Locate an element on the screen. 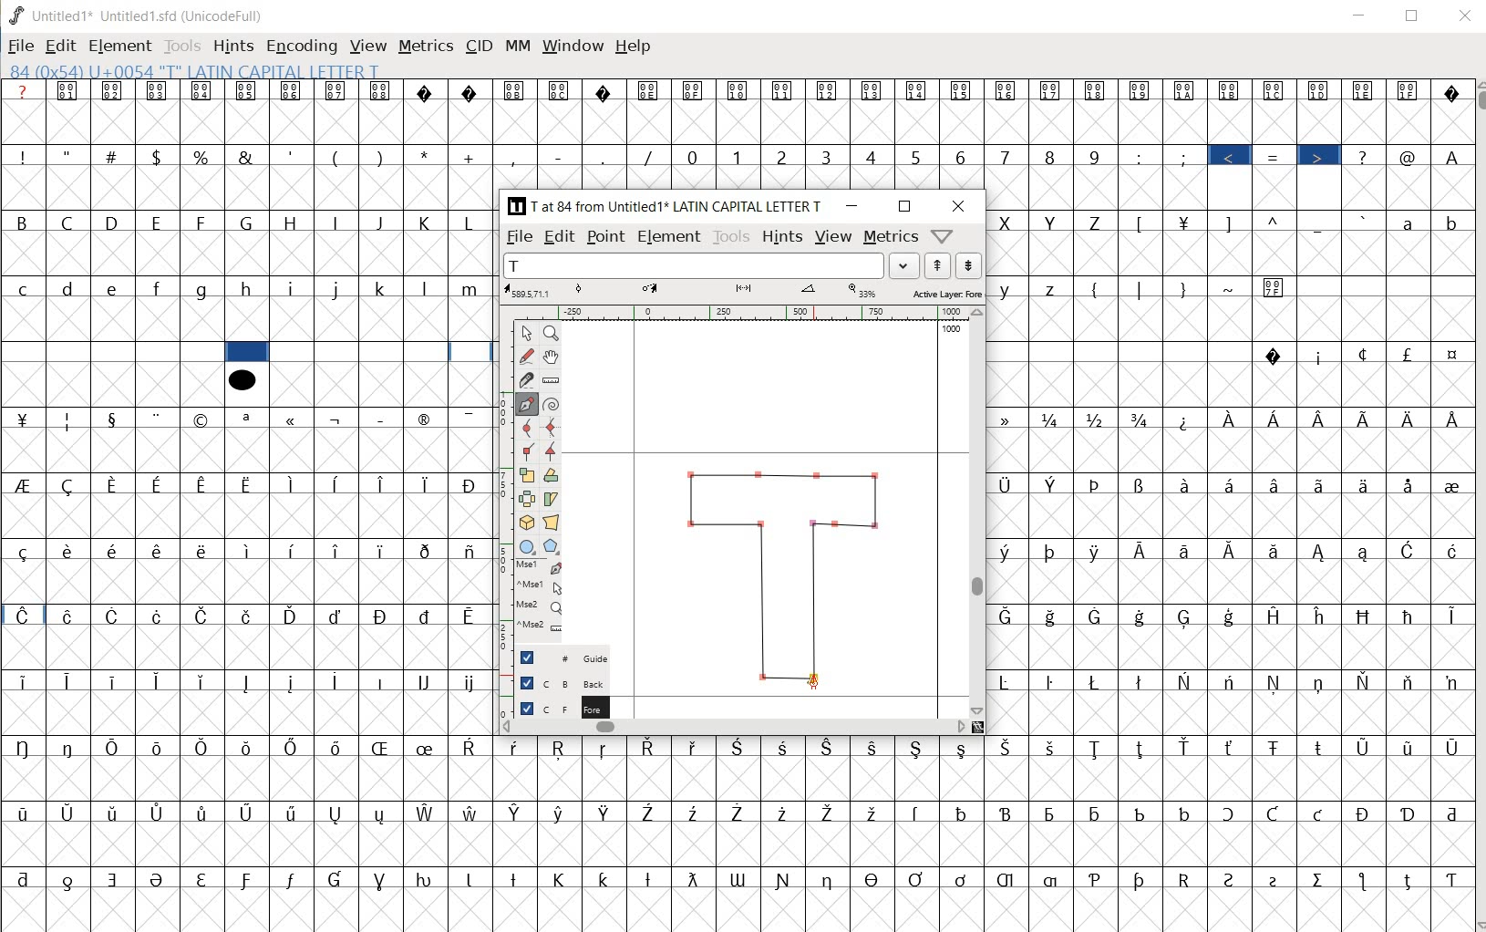 This screenshot has height=932, width=1486. F is located at coordinates (202, 223).